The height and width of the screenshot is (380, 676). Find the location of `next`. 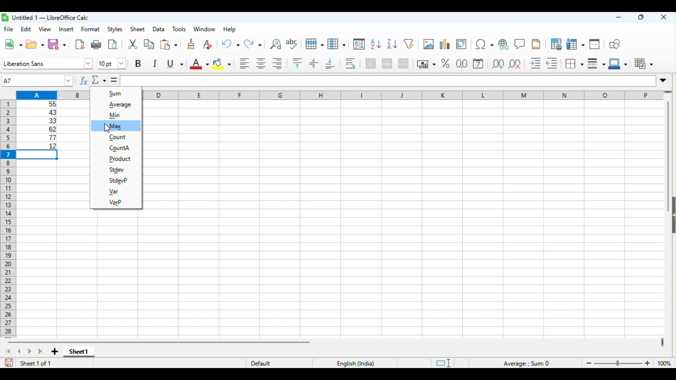

next is located at coordinates (29, 351).